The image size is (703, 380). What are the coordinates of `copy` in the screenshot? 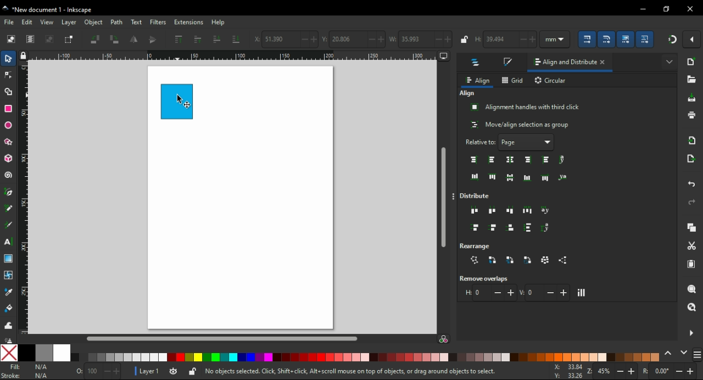 It's located at (693, 227).